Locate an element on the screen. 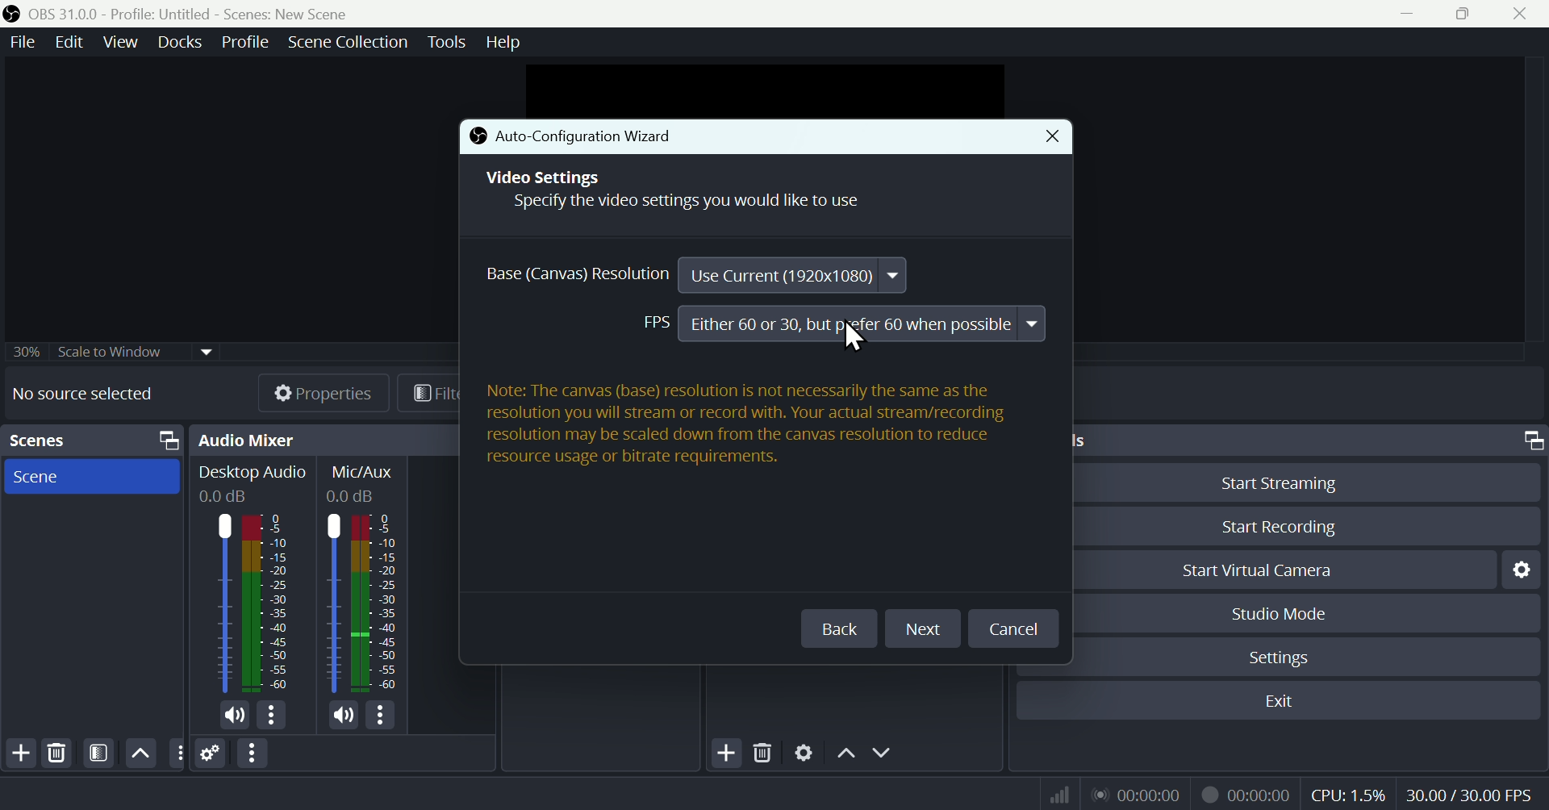 This screenshot has height=810, width=1549. Profile is located at coordinates (241, 42).